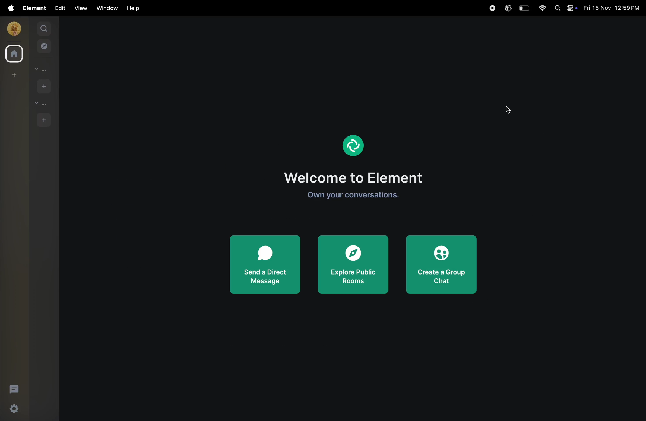 The height and width of the screenshot is (421, 646). What do you see at coordinates (264, 266) in the screenshot?
I see `Send direct message` at bounding box center [264, 266].